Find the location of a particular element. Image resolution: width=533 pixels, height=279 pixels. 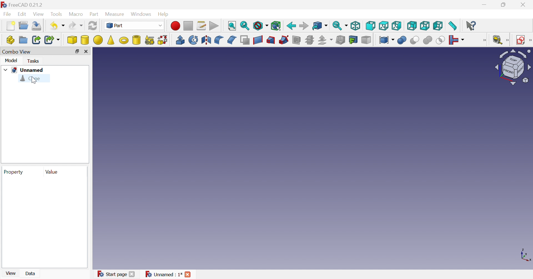

Cone is located at coordinates (31, 79).